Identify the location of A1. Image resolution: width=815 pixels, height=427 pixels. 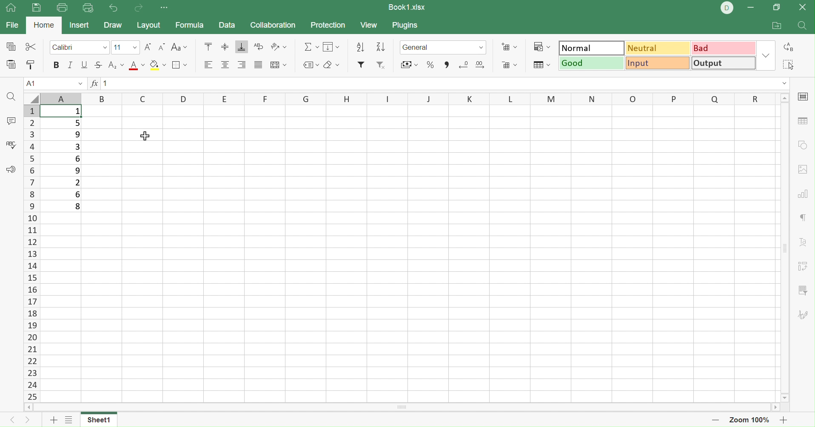
(32, 84).